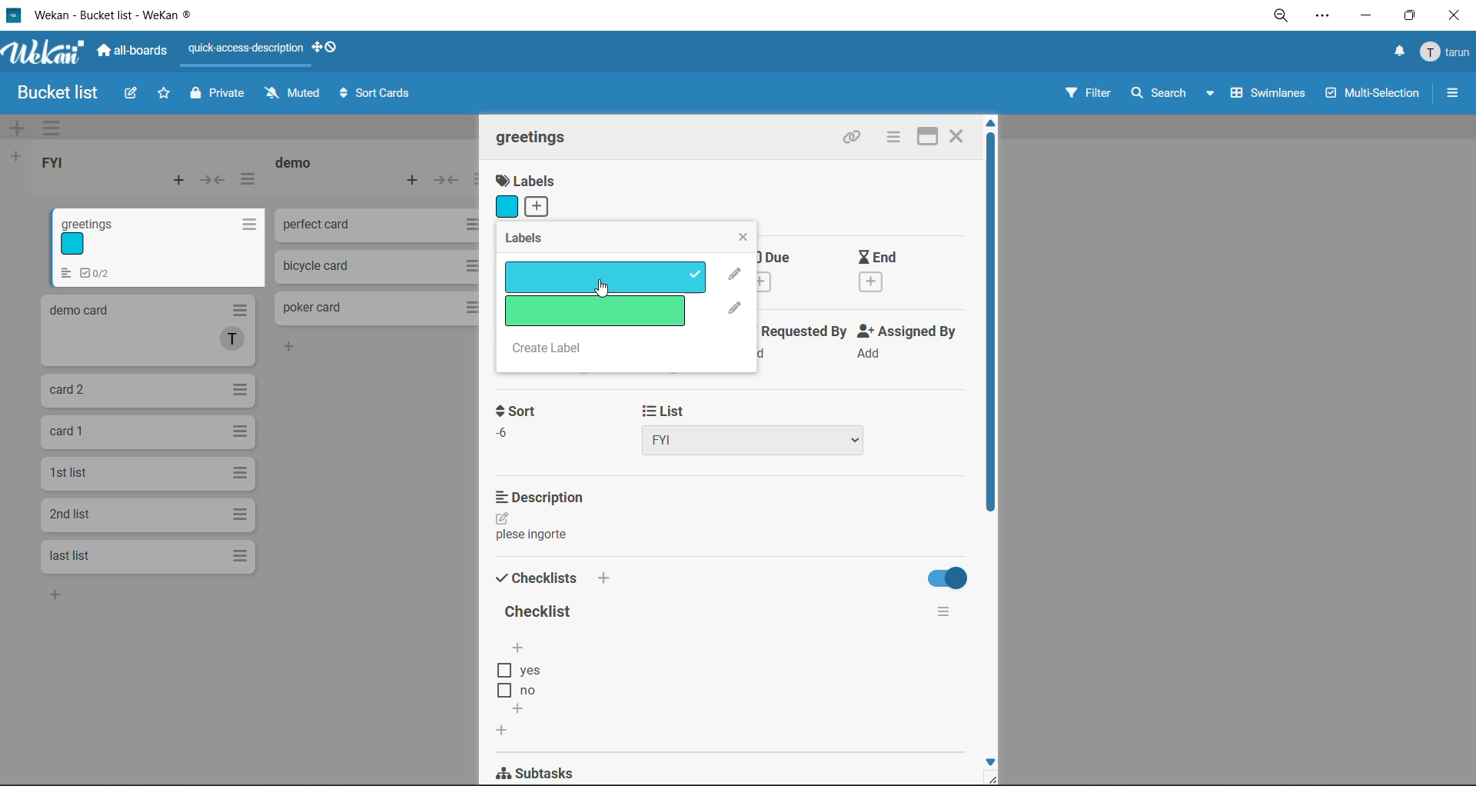  Describe the element at coordinates (520, 646) in the screenshot. I see `add checklist options` at that location.